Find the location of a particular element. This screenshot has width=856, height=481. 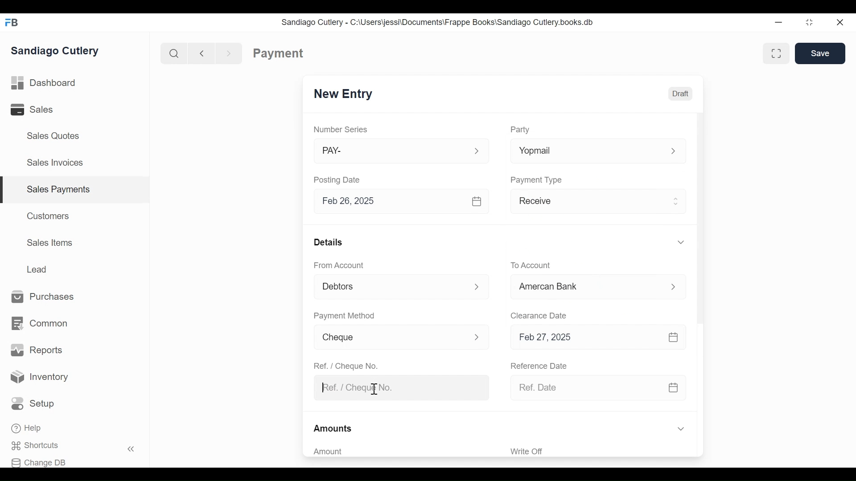

Clearance Date is located at coordinates (539, 316).